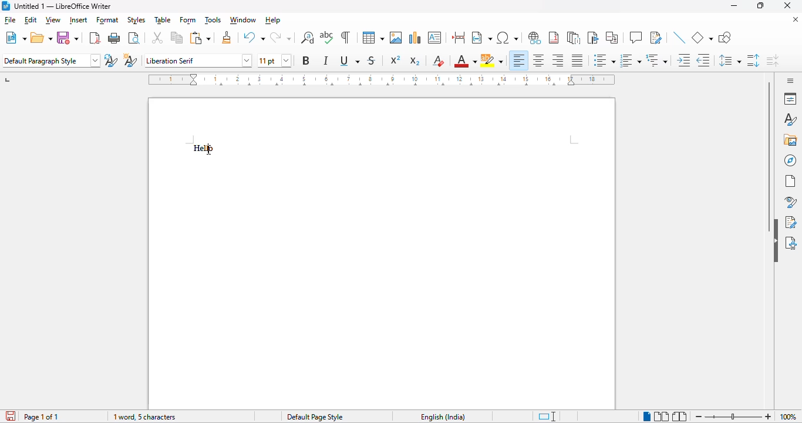 The image size is (802, 423). Describe the element at coordinates (444, 418) in the screenshot. I see `English(India)` at that location.